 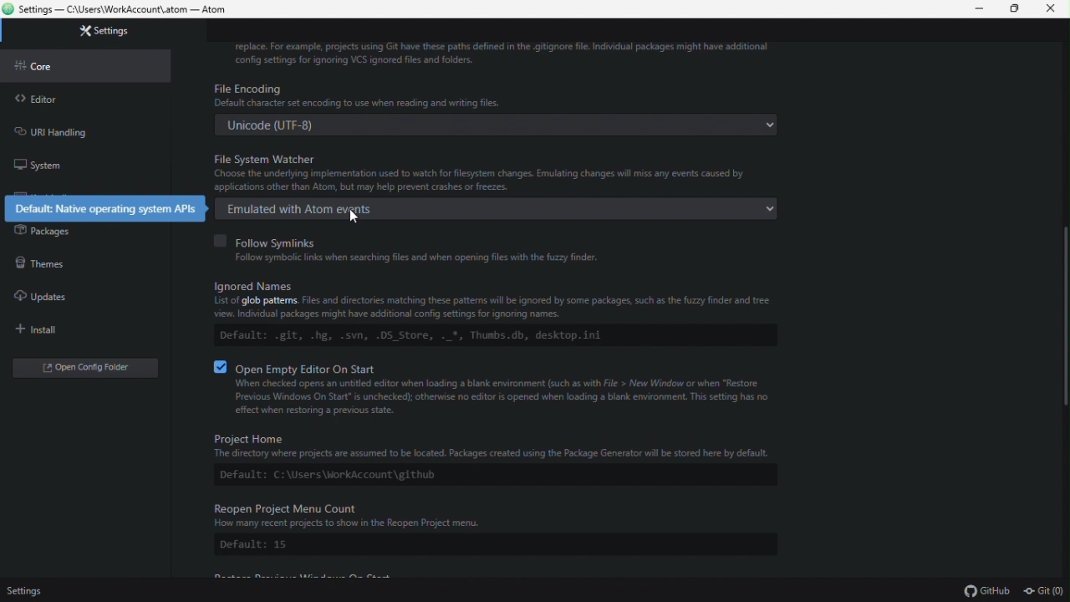 I want to click on Unicode (UTF-8), so click(x=488, y=127).